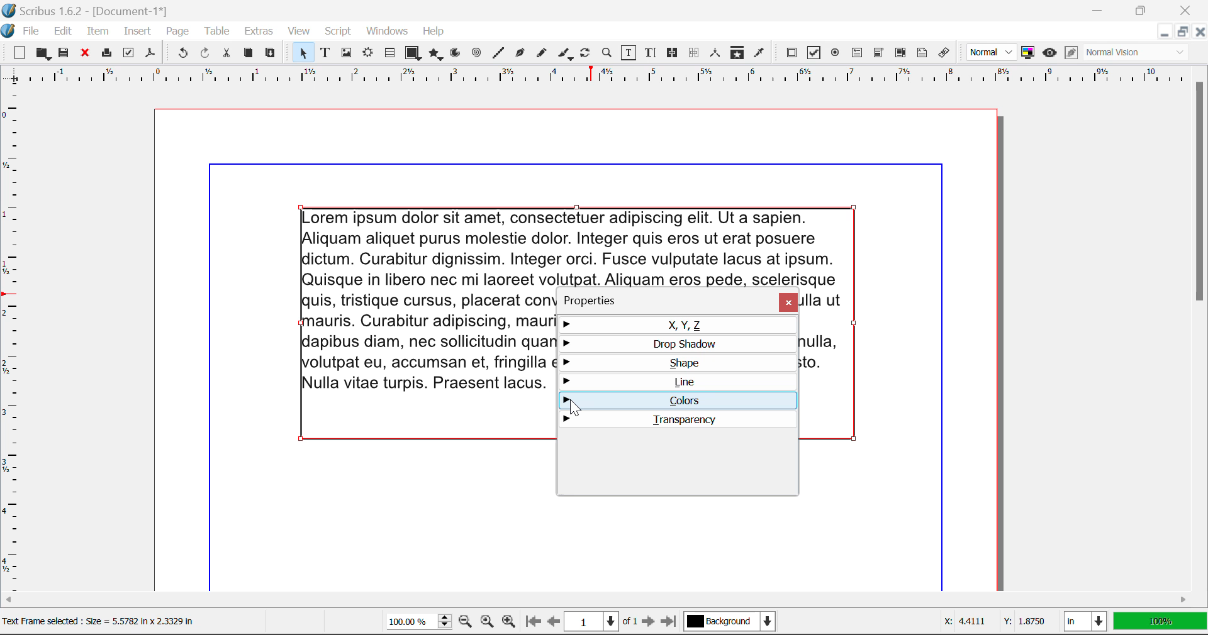 The width and height of the screenshot is (1208, 635). Describe the element at coordinates (791, 52) in the screenshot. I see `PDF Push Button` at that location.